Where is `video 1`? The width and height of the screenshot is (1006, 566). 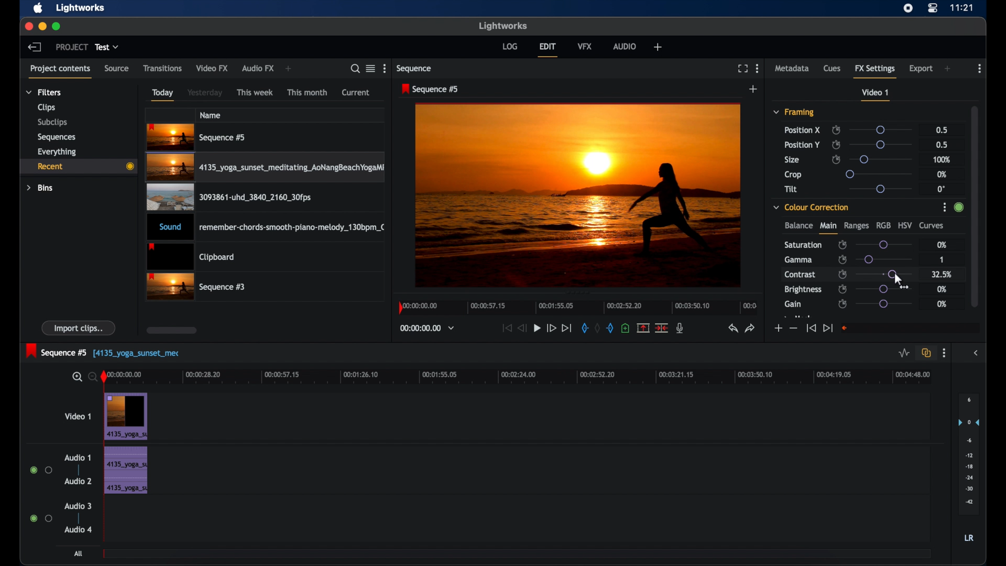 video 1 is located at coordinates (875, 95).